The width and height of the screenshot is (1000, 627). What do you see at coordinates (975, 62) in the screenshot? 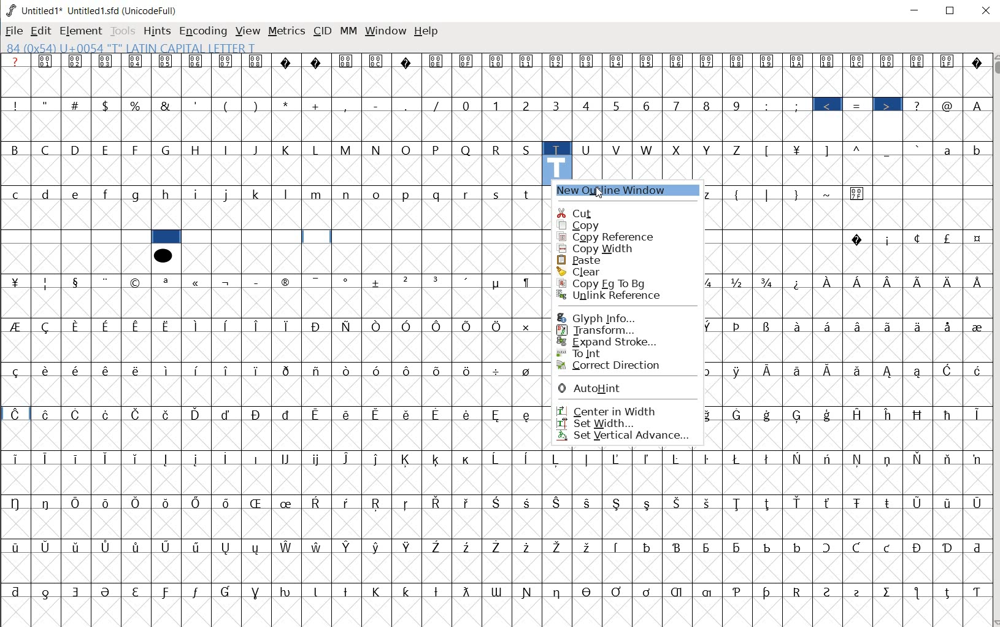
I see `Symbol` at bounding box center [975, 62].